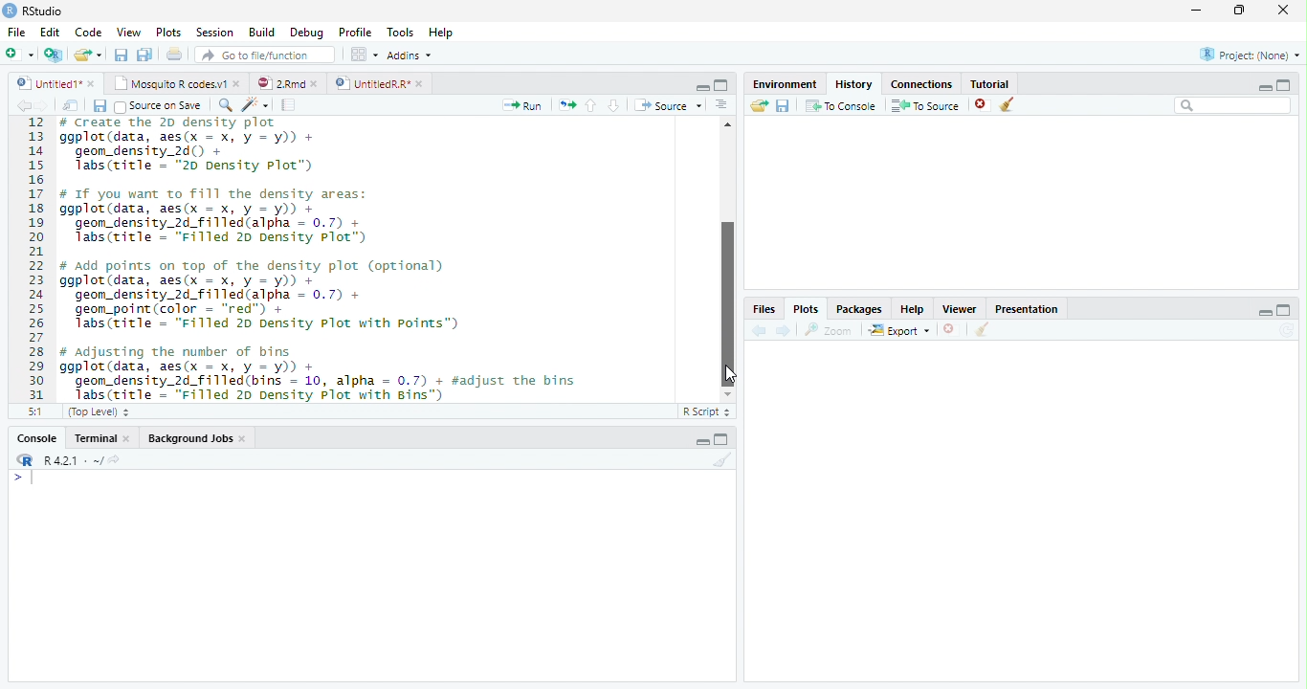 Image resolution: width=1307 pixels, height=689 pixels. I want to click on Source on Save, so click(156, 106).